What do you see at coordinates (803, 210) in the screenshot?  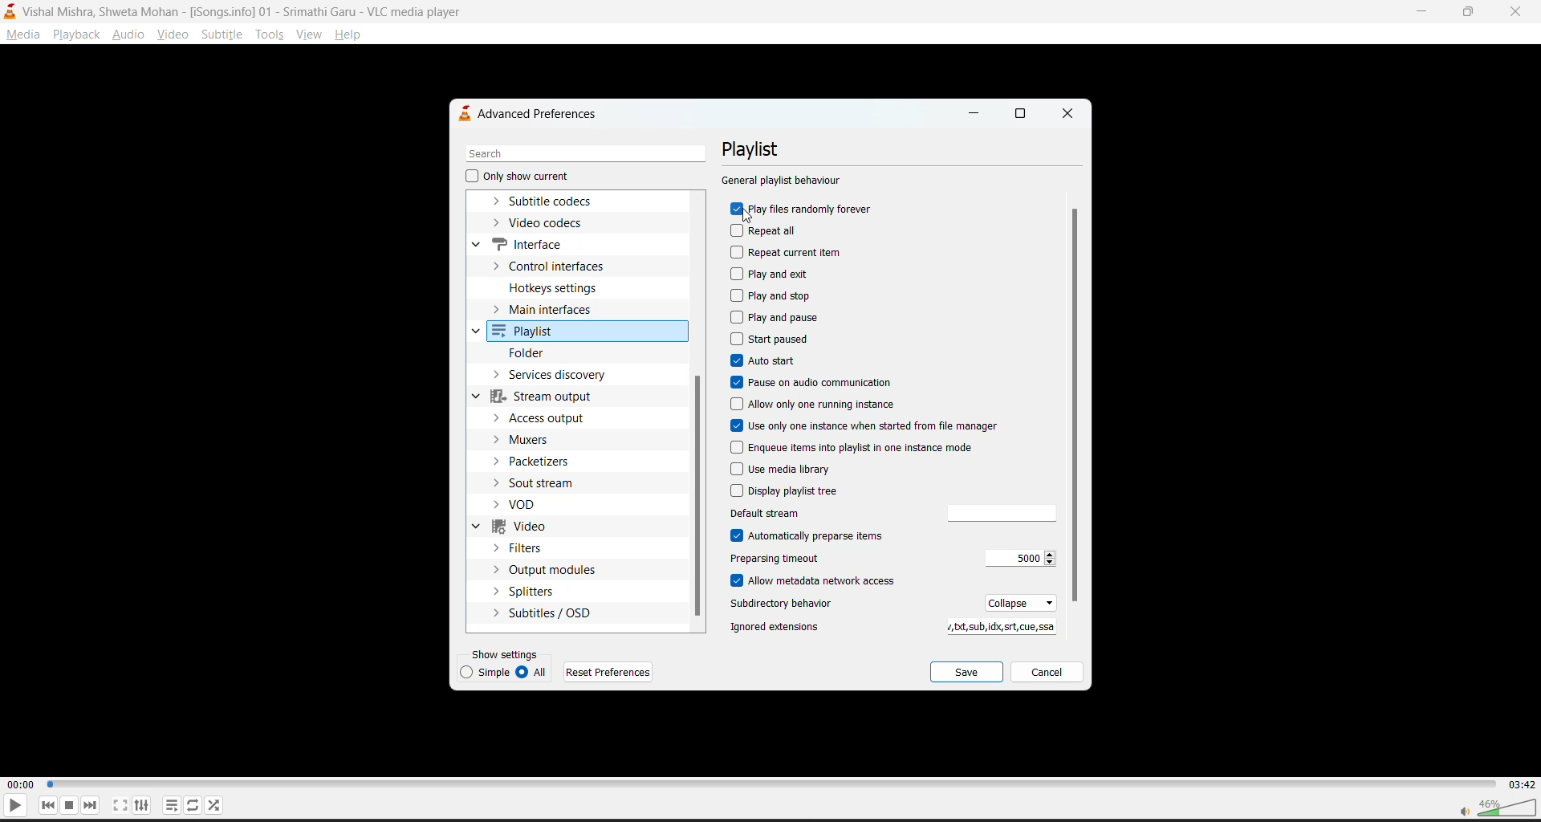 I see `play files randomly forever` at bounding box center [803, 210].